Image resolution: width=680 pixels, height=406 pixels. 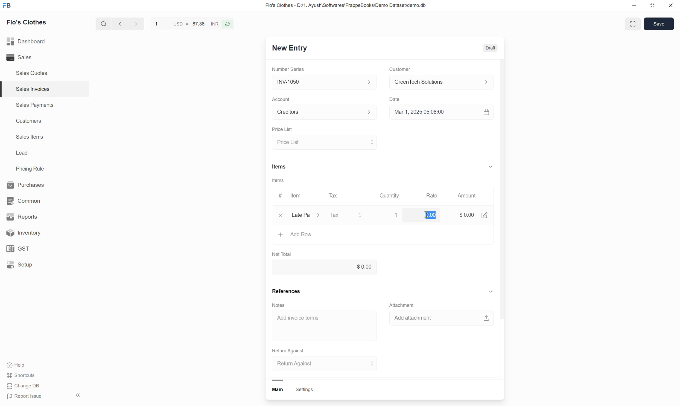 What do you see at coordinates (135, 25) in the screenshot?
I see `go forward ` at bounding box center [135, 25].